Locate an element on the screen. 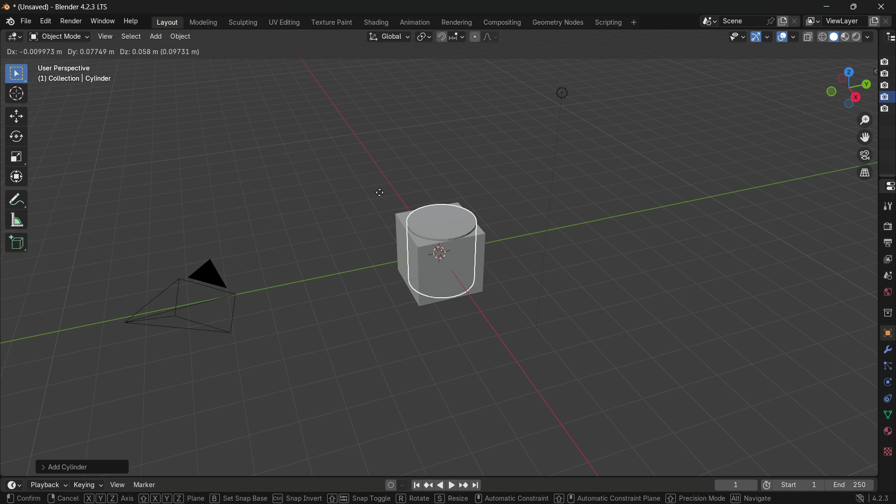 The width and height of the screenshot is (896, 504). 3d viewport is located at coordinates (14, 37).